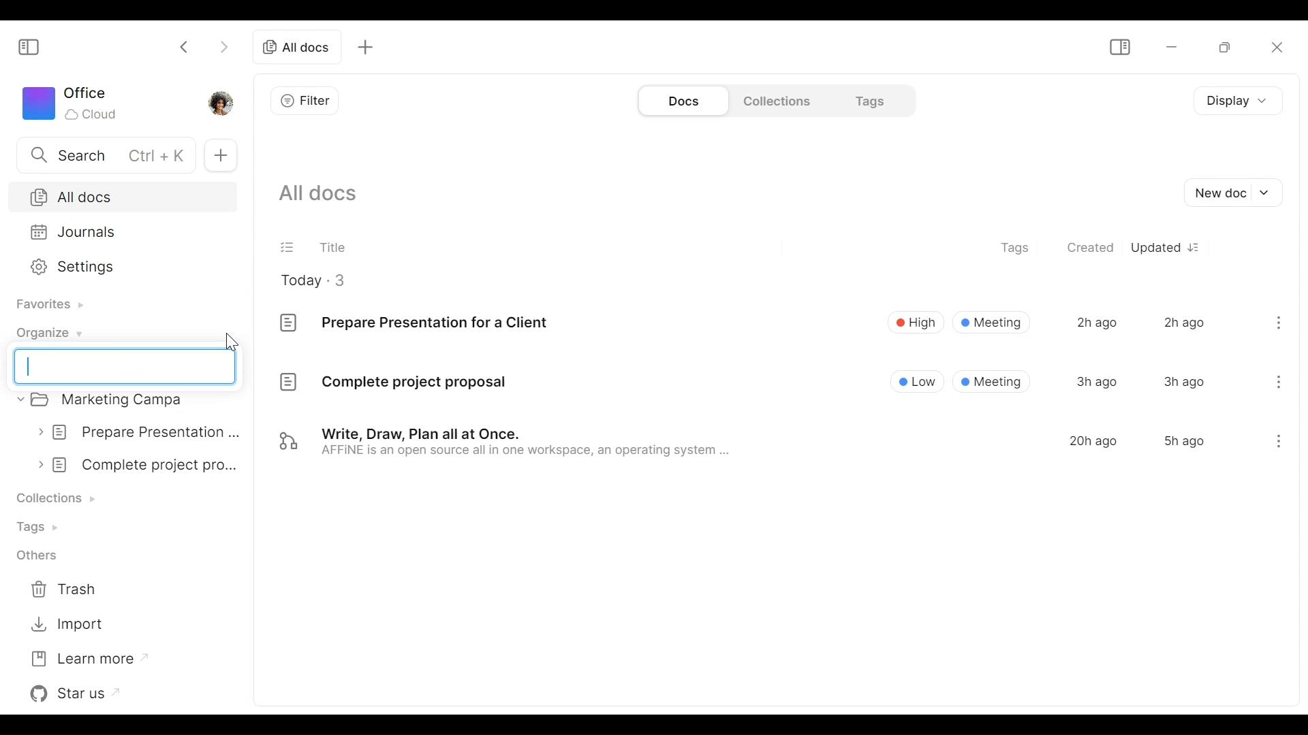 The image size is (1308, 735). I want to click on Documents, so click(682, 101).